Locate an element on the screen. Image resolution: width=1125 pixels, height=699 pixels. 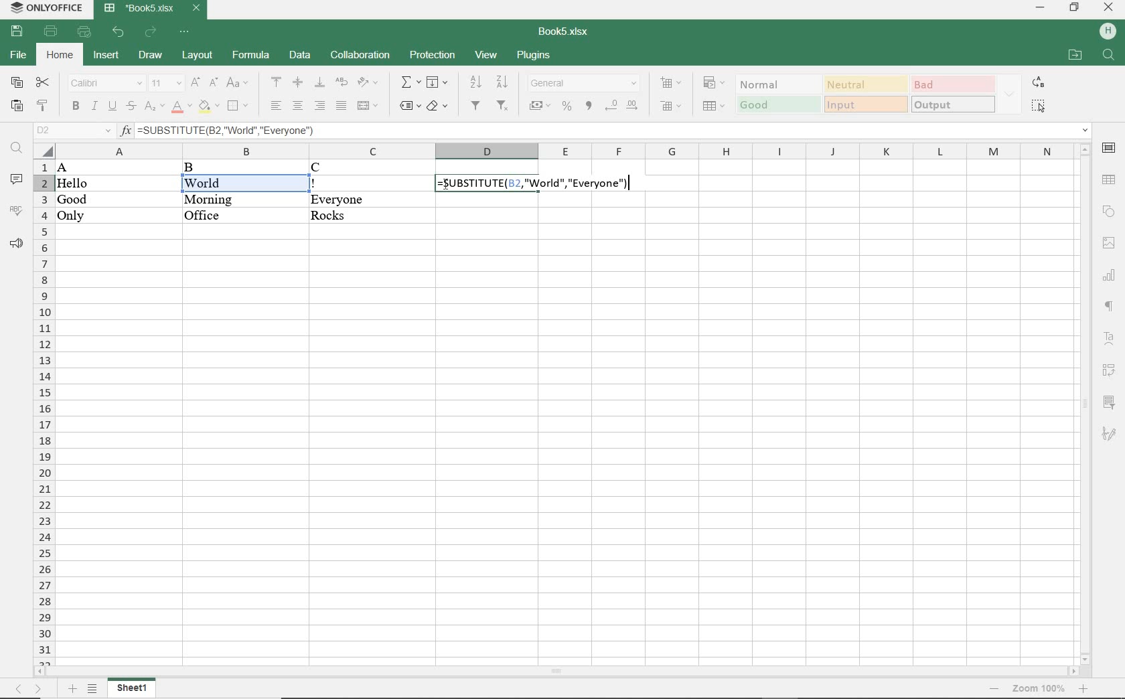
B is located at coordinates (202, 168).